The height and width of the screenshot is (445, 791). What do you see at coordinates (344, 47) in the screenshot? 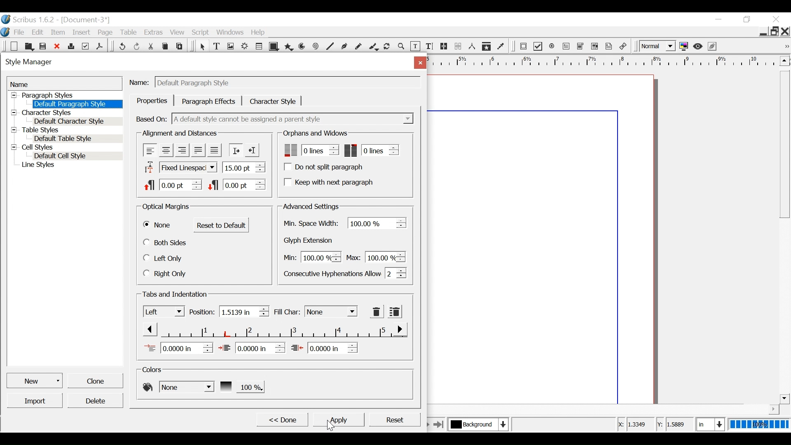
I see `Bezier curve` at bounding box center [344, 47].